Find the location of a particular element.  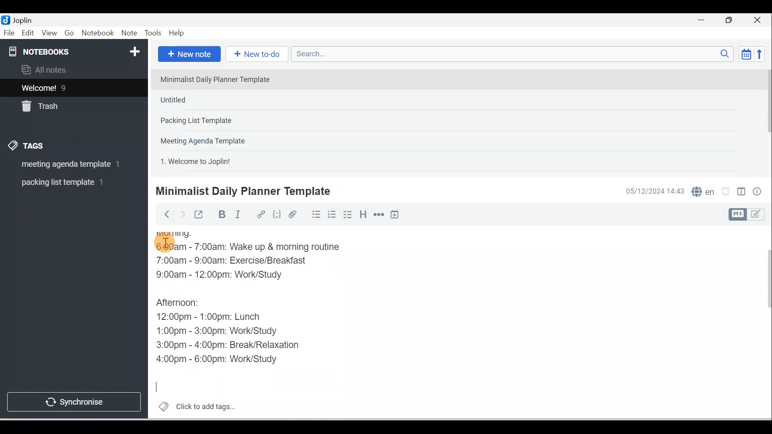

Search bar is located at coordinates (515, 54).